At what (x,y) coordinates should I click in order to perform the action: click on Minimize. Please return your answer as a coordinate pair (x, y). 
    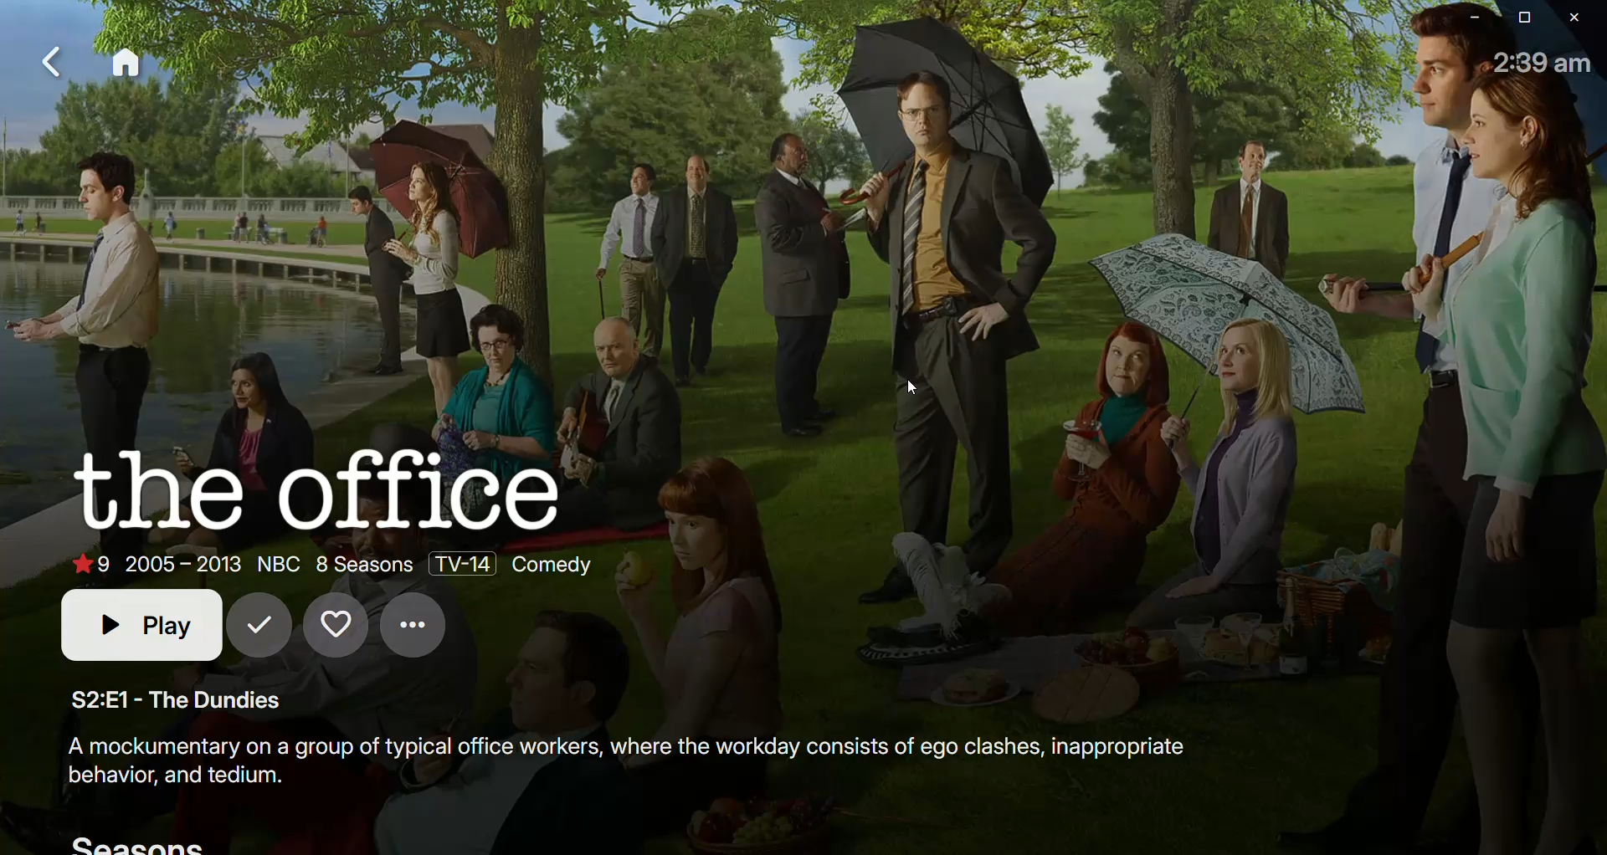
    Looking at the image, I should click on (1466, 18).